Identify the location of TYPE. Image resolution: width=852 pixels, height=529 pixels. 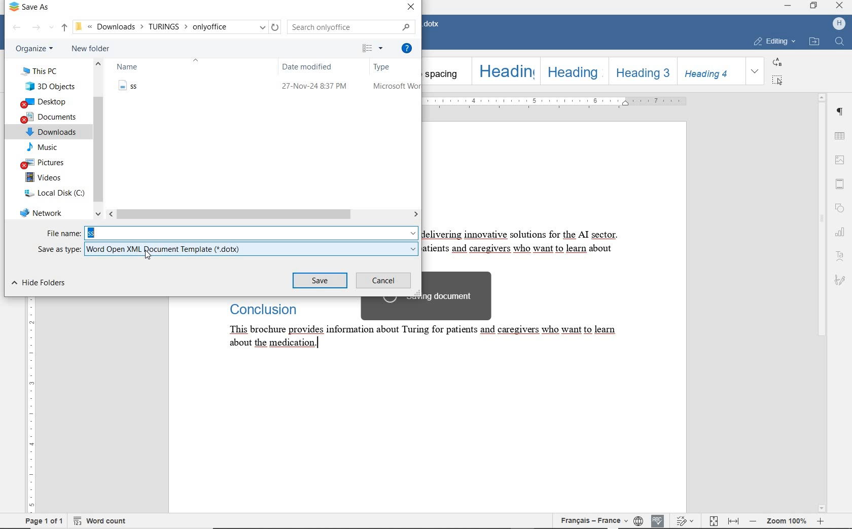
(394, 67).